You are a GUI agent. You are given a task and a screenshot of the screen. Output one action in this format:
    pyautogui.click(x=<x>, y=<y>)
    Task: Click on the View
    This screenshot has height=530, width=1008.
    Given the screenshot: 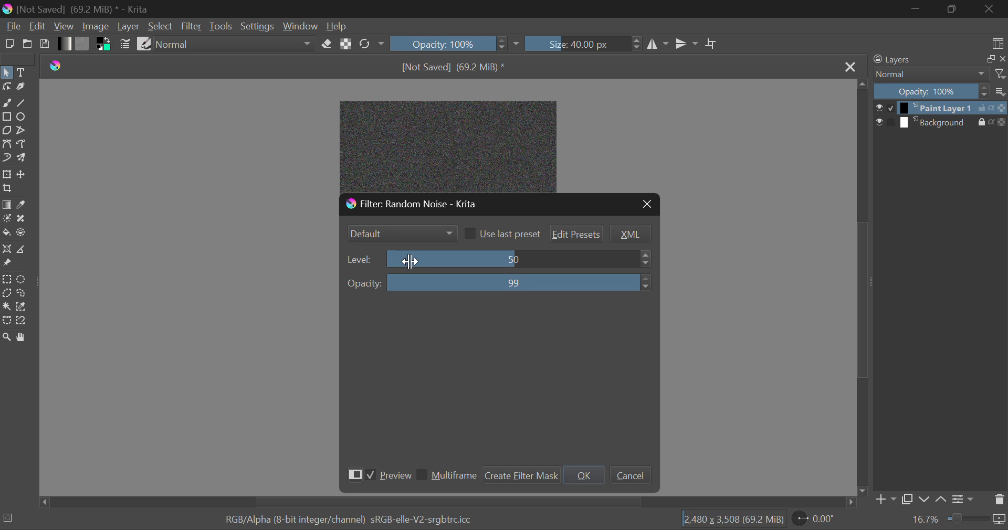 What is the action you would take?
    pyautogui.click(x=64, y=27)
    